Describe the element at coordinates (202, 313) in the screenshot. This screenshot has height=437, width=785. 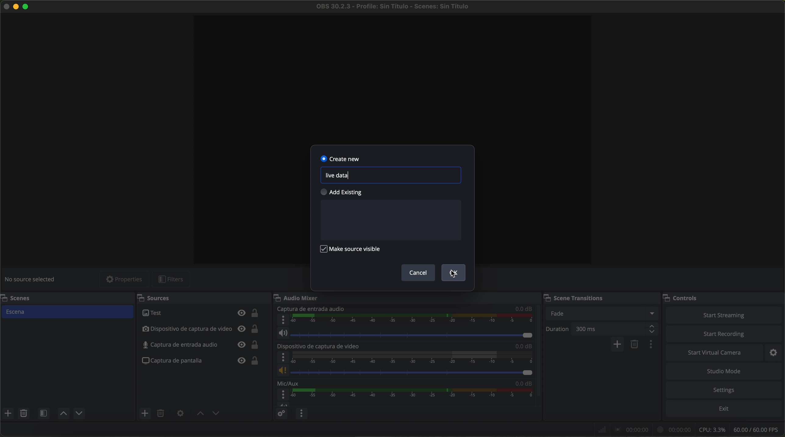
I see `test` at that location.